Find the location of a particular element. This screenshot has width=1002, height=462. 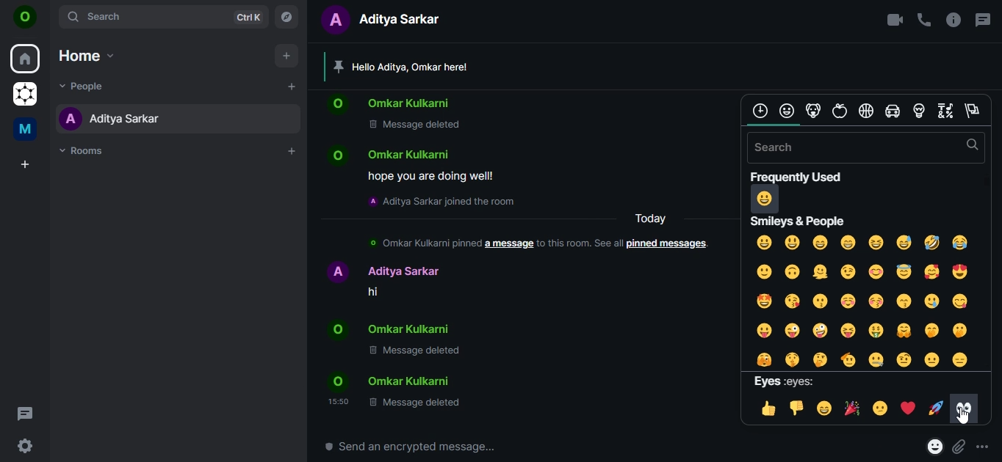

rooms is located at coordinates (85, 152).